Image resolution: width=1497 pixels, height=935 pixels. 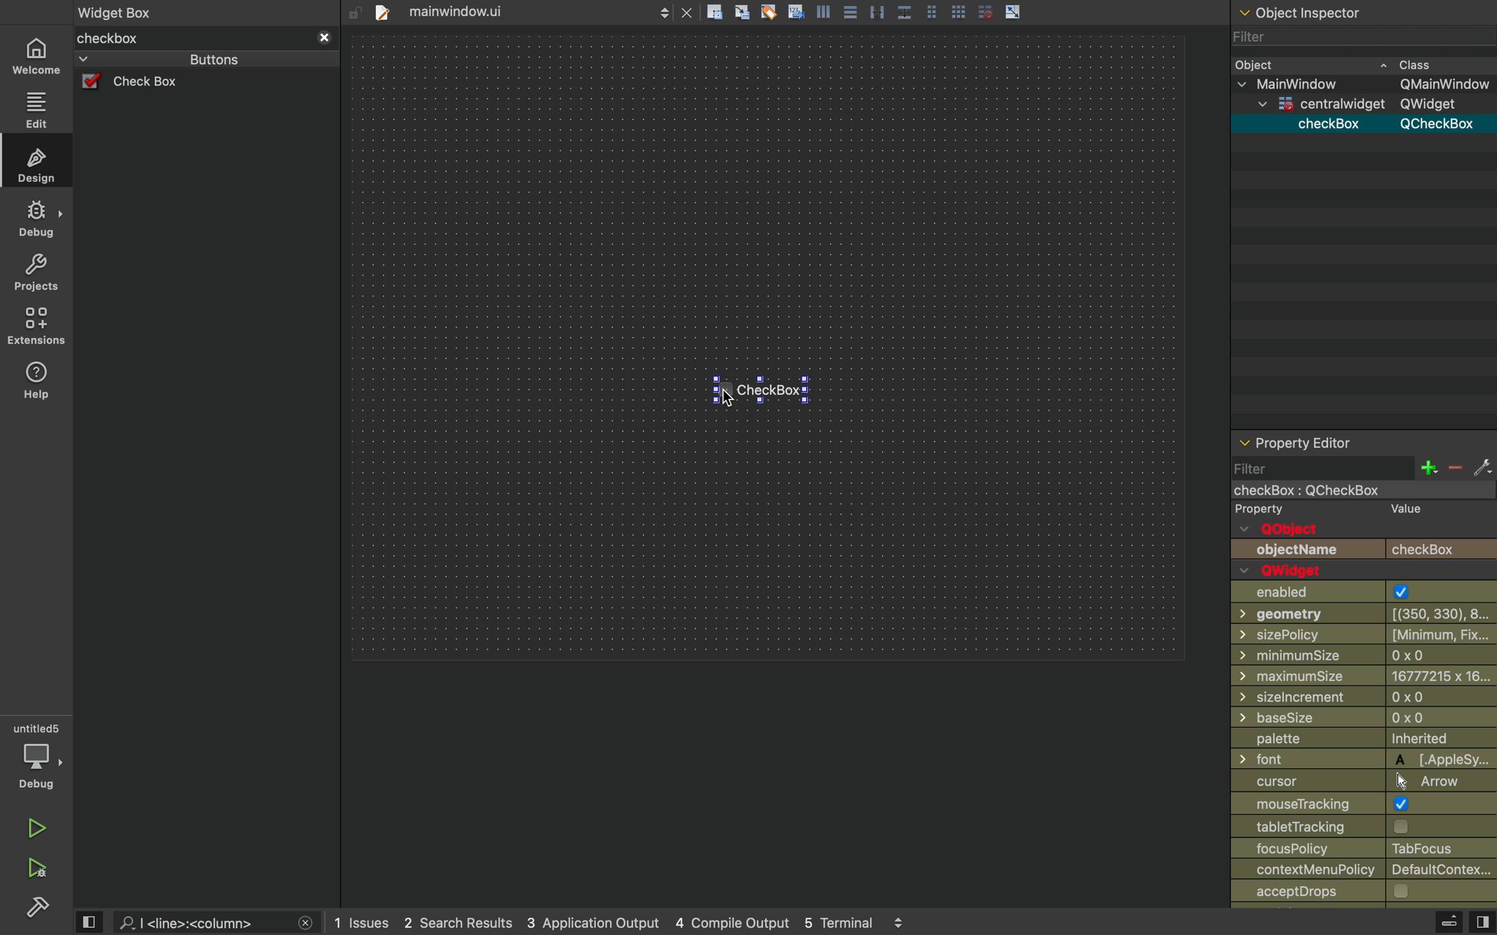 What do you see at coordinates (1482, 923) in the screenshot?
I see `view` at bounding box center [1482, 923].